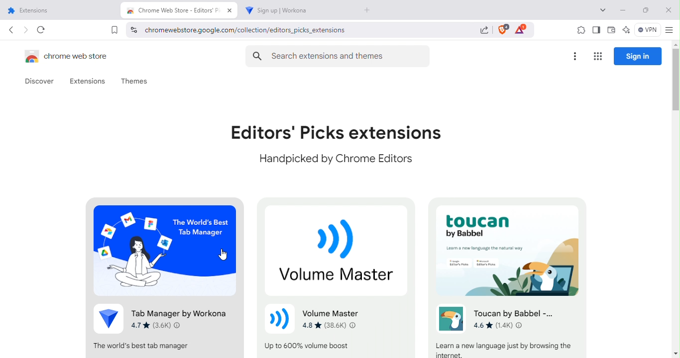 This screenshot has width=680, height=358. What do you see at coordinates (179, 11) in the screenshot?
I see `Web store tab` at bounding box center [179, 11].